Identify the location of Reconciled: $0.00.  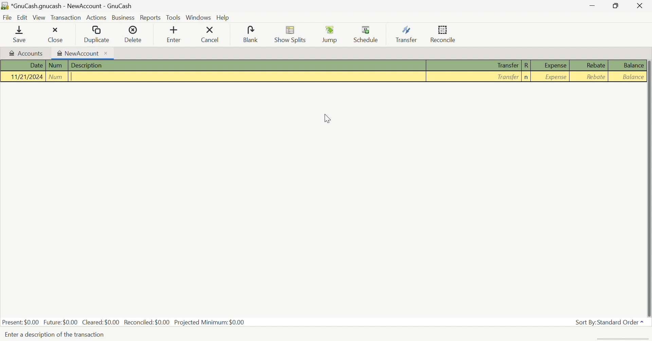
(147, 322).